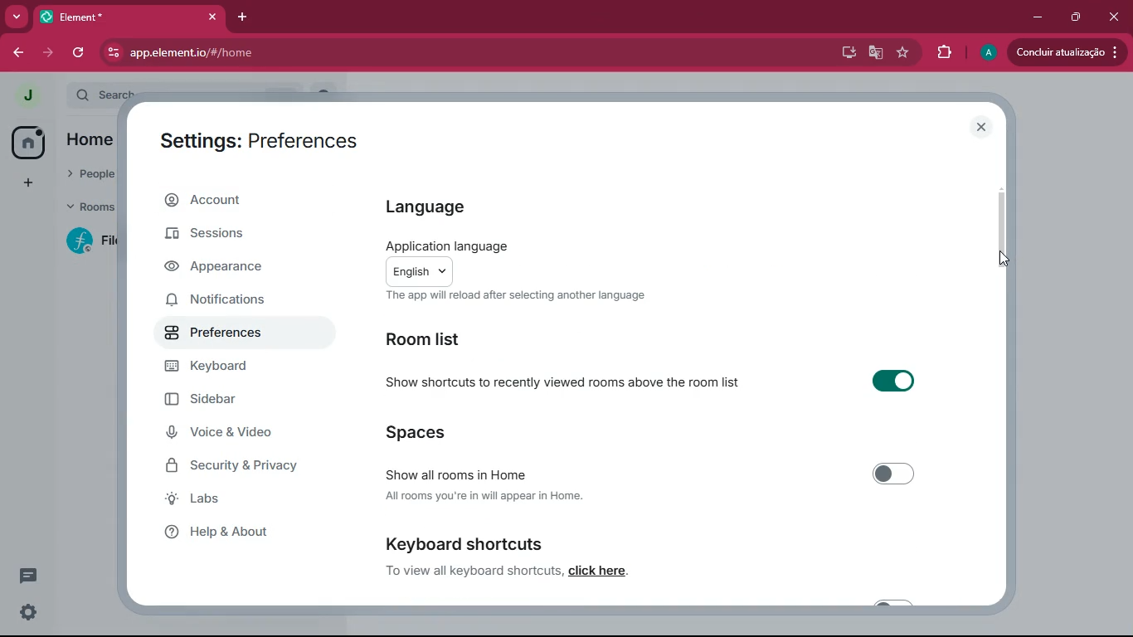 This screenshot has width=1133, height=637. I want to click on desktop, so click(847, 53).